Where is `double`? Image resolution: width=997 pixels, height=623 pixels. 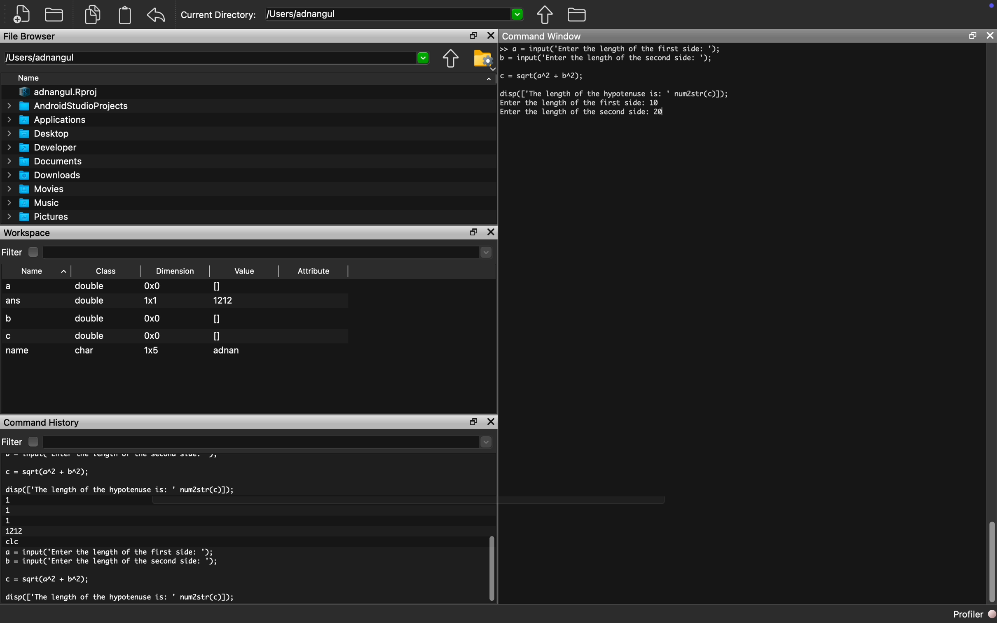 double is located at coordinates (89, 336).